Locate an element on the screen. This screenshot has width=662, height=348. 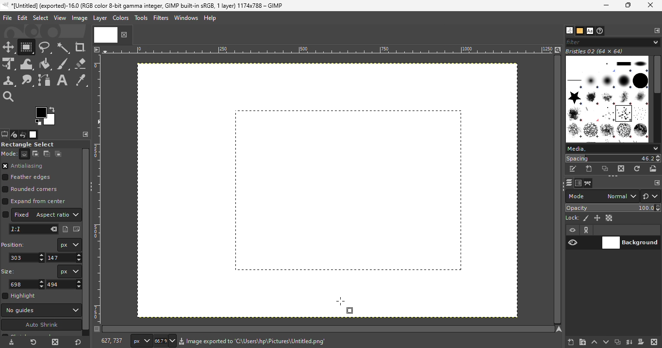
Reset to default values is located at coordinates (79, 344).